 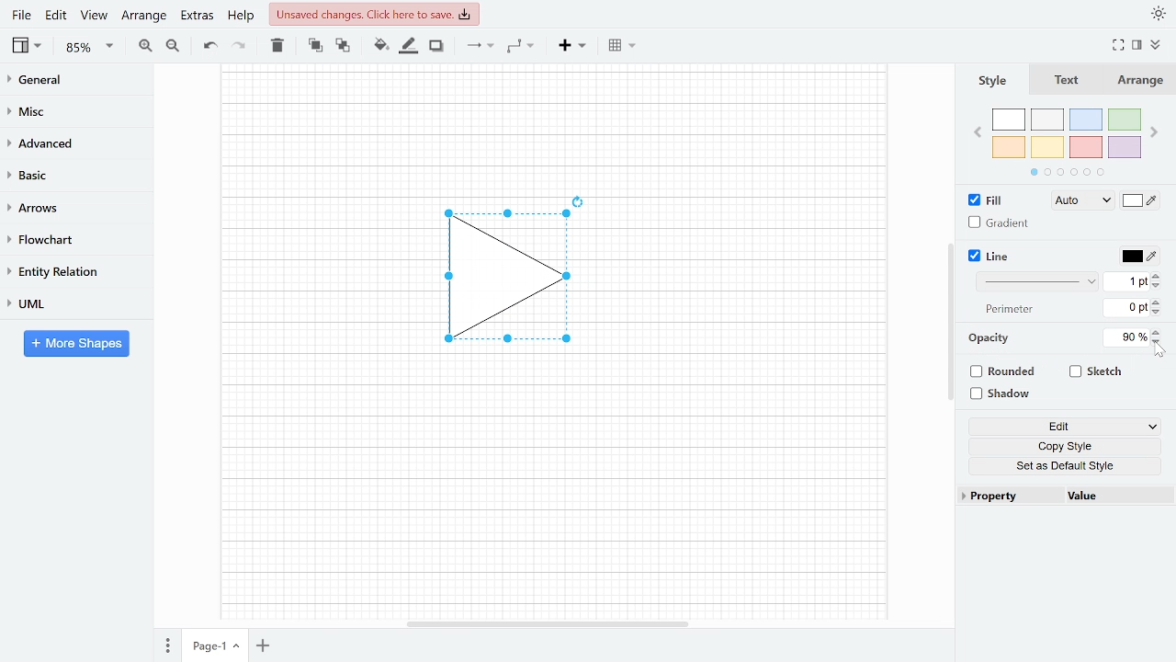 What do you see at coordinates (1158, 314) in the screenshot?
I see `Decrease perimeter` at bounding box center [1158, 314].